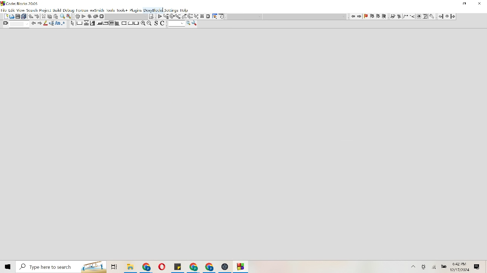  What do you see at coordinates (360, 16) in the screenshot?
I see `move right` at bounding box center [360, 16].